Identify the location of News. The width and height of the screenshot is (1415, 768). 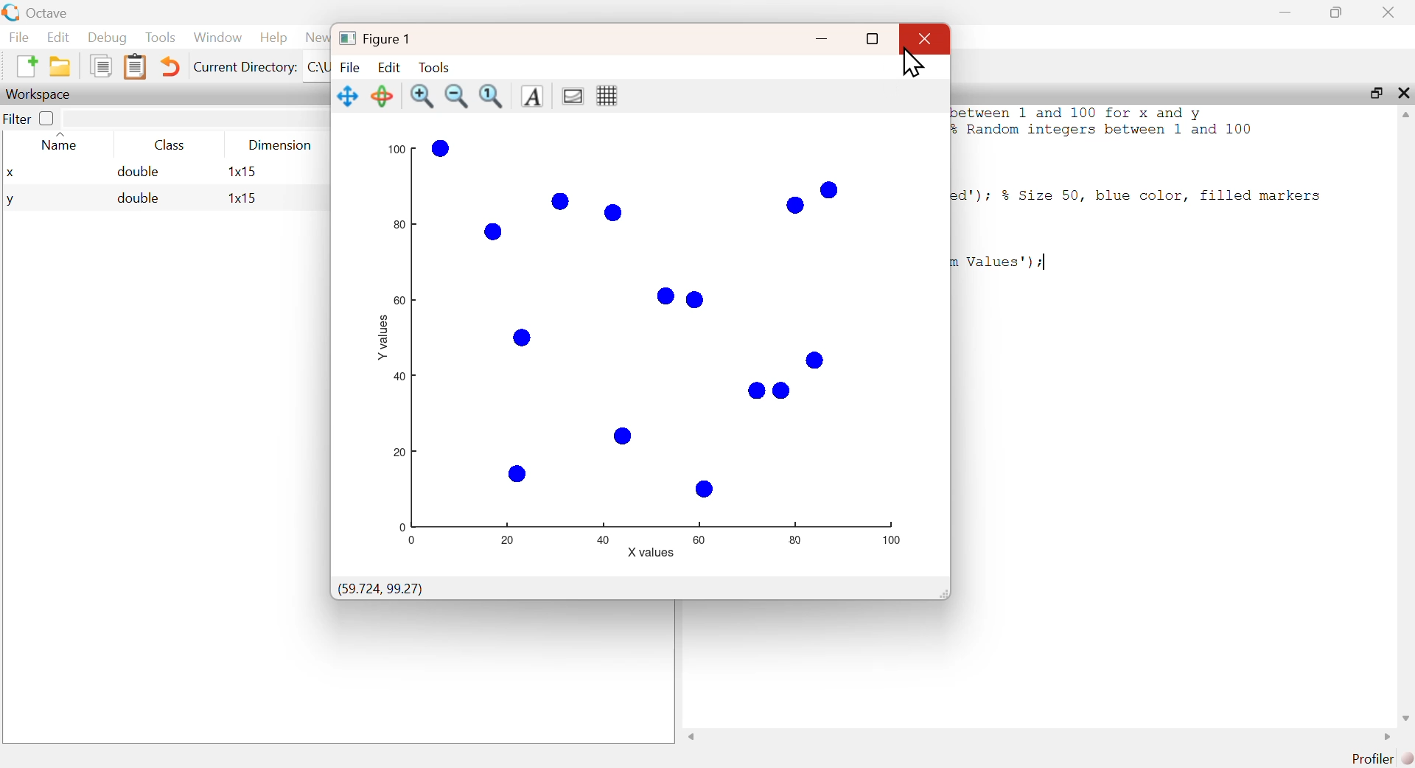
(317, 38).